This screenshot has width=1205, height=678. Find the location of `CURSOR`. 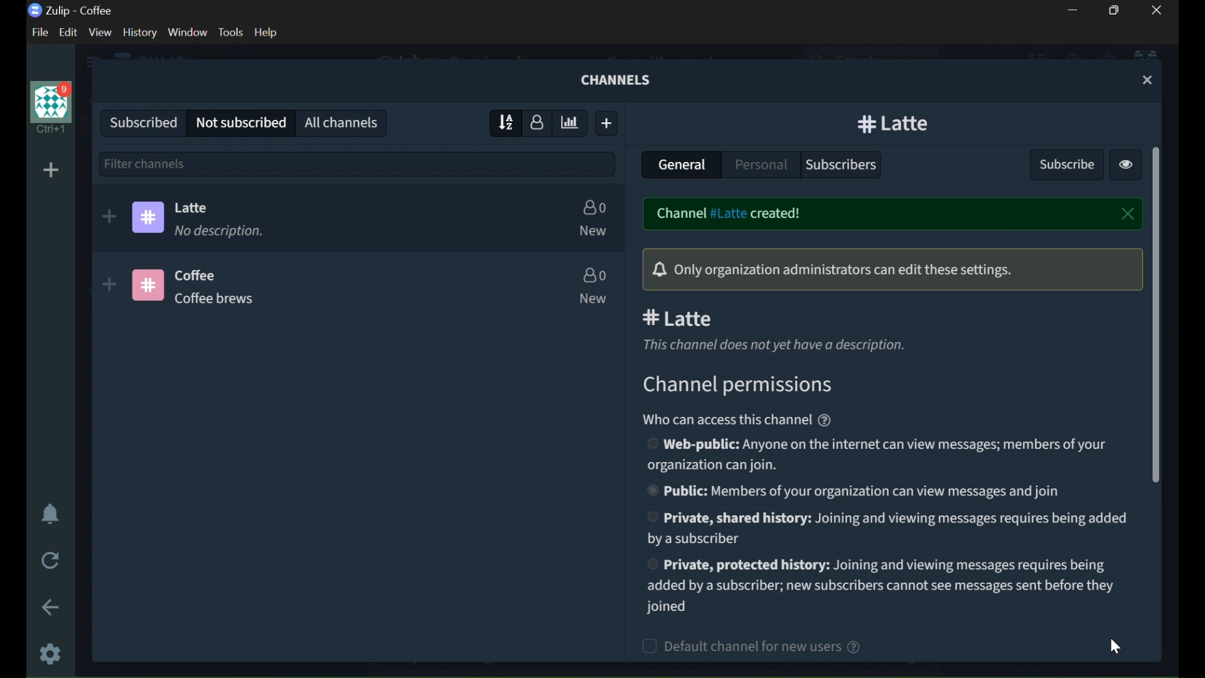

CURSOR is located at coordinates (1117, 647).